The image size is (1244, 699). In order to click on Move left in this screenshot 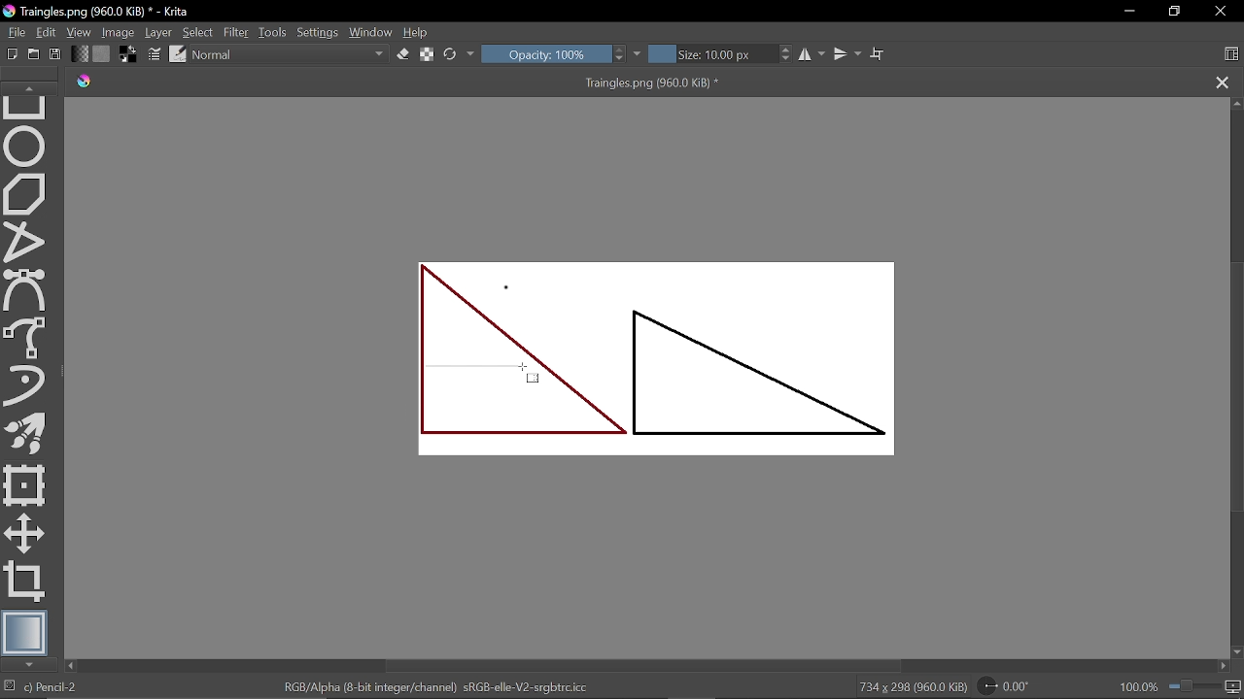, I will do `click(73, 666)`.